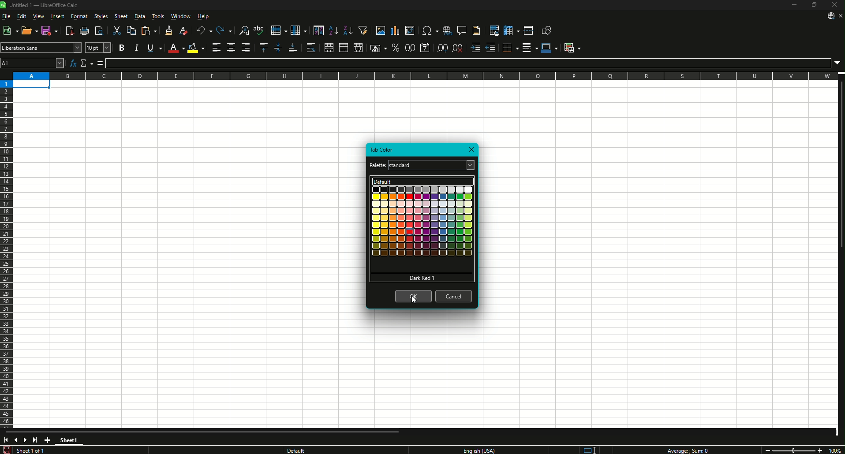 This screenshot has width=845, height=454. Describe the element at coordinates (80, 16) in the screenshot. I see `Format` at that location.